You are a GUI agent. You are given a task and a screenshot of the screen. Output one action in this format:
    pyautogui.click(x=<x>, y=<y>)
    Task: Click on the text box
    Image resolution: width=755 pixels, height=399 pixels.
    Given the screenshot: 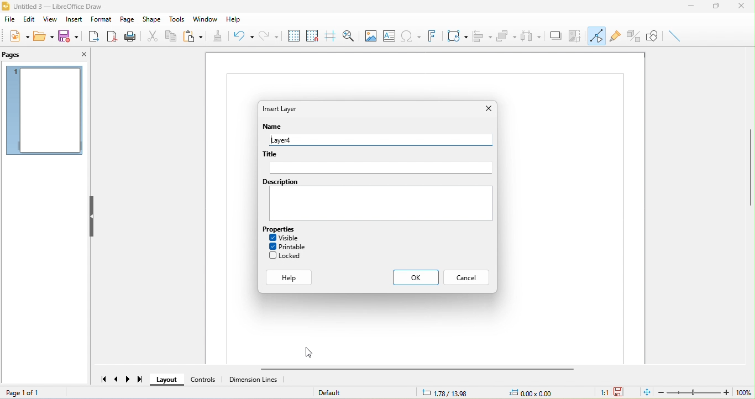 What is the action you would take?
    pyautogui.click(x=388, y=36)
    